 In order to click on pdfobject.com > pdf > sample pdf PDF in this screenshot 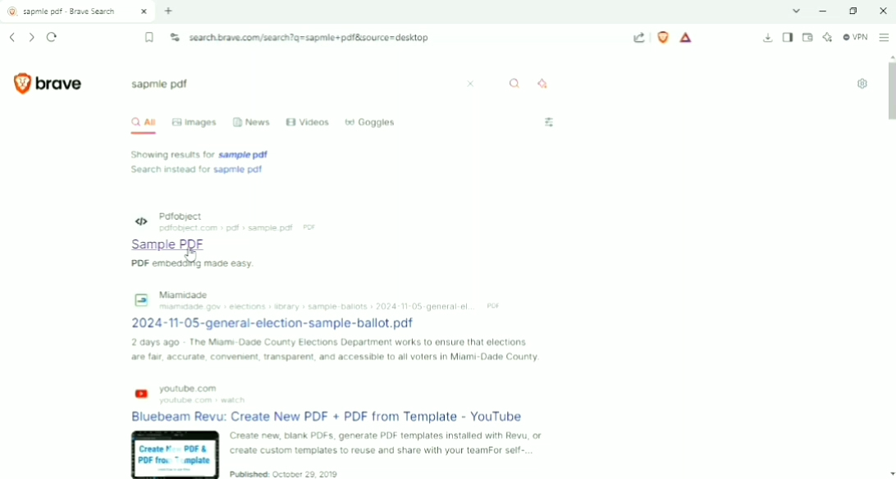, I will do `click(241, 228)`.